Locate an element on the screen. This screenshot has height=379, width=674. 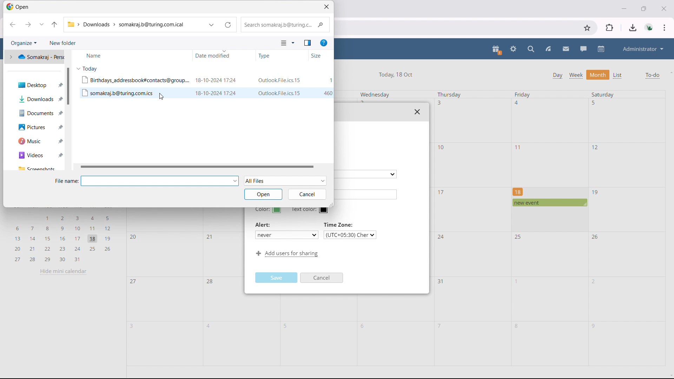
Desktop is located at coordinates (35, 84).